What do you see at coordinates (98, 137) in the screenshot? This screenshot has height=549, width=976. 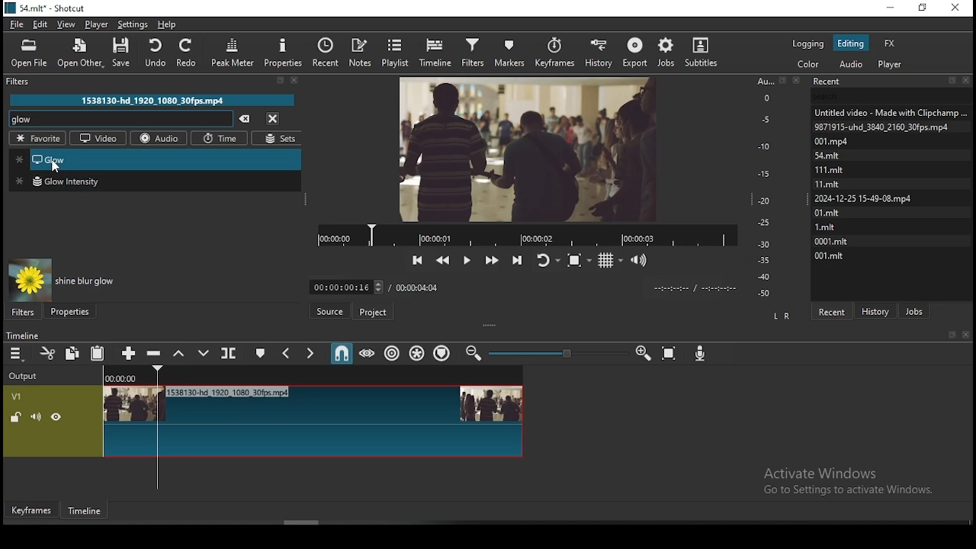 I see `video` at bounding box center [98, 137].